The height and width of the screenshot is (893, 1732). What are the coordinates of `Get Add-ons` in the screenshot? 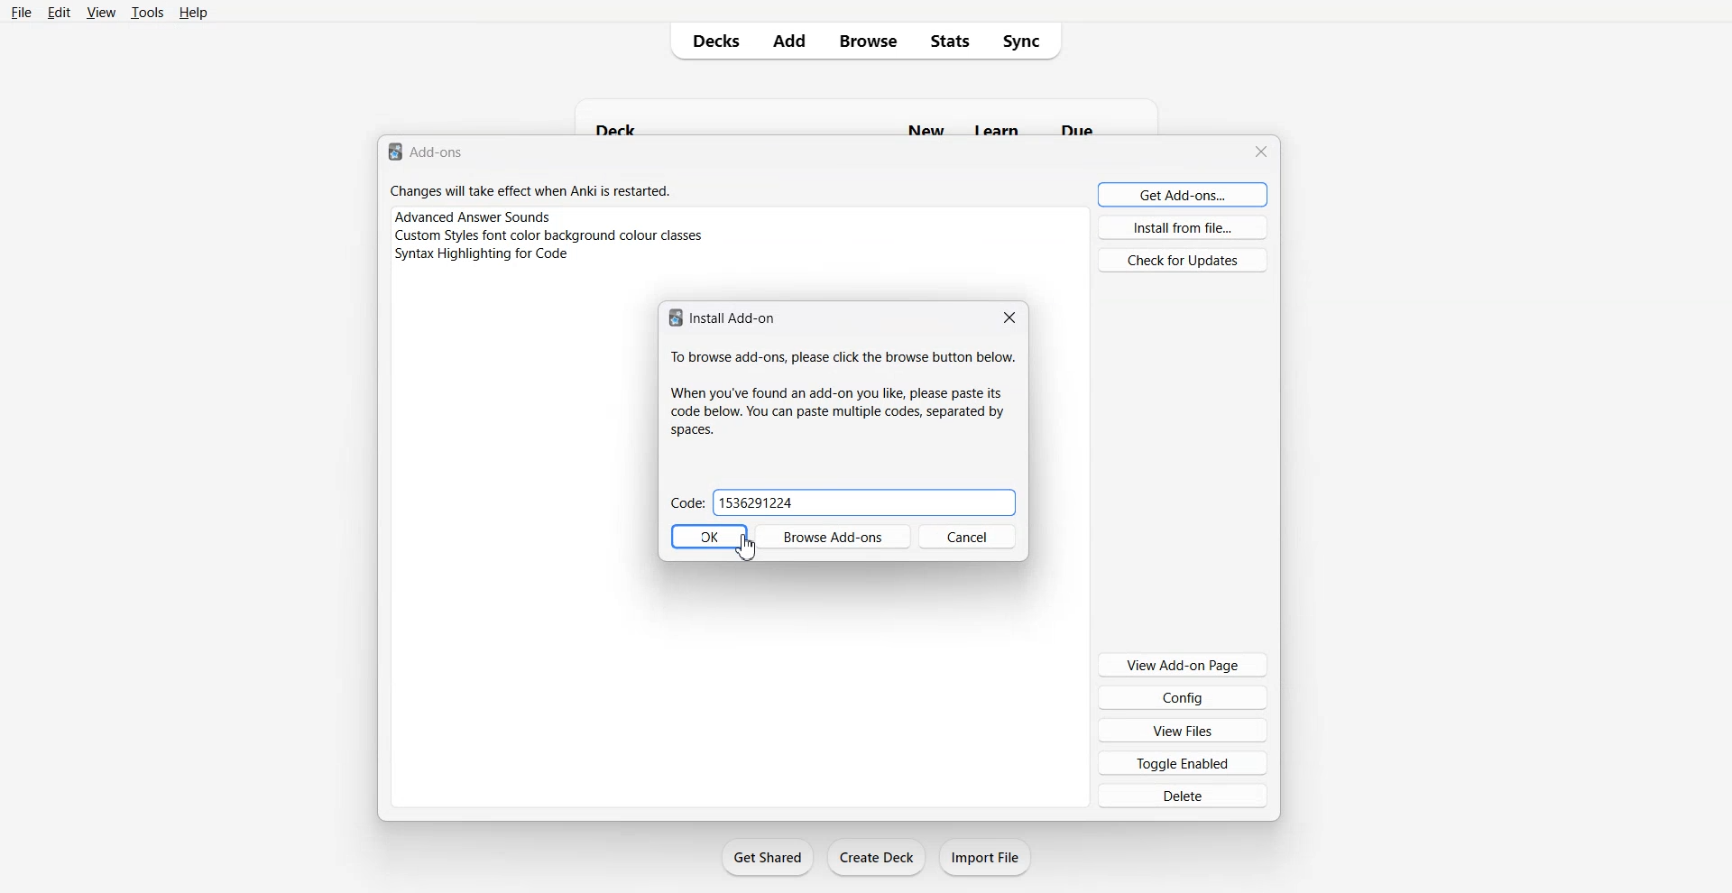 It's located at (1184, 194).